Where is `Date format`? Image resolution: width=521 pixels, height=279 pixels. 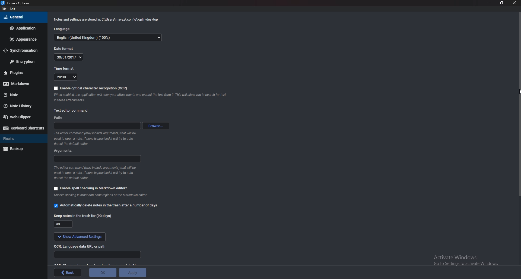
Date format is located at coordinates (66, 49).